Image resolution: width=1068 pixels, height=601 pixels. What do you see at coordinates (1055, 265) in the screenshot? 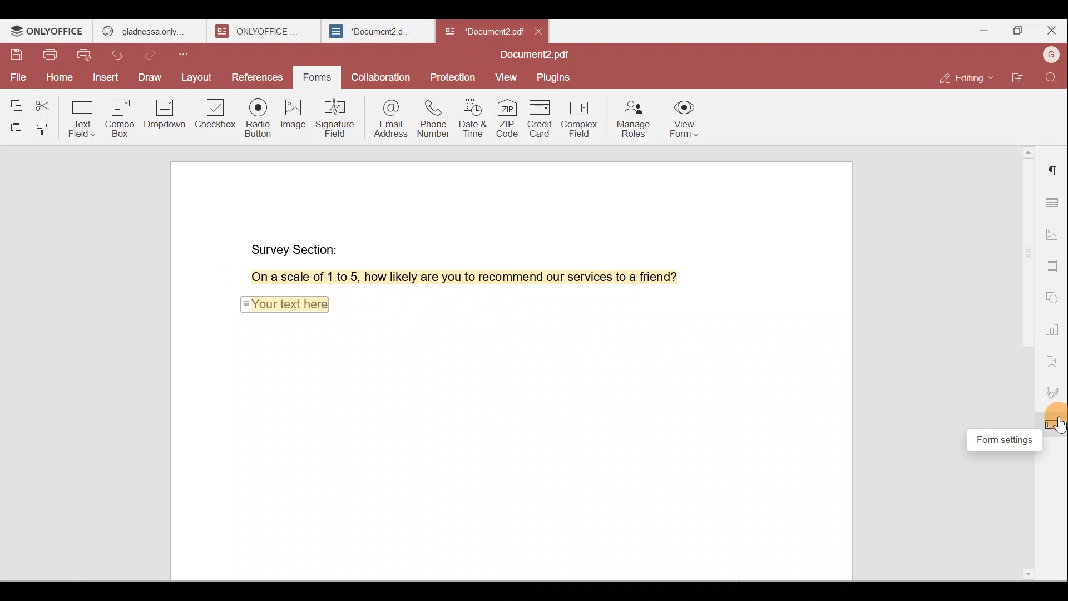
I see `Header & footer settings` at bounding box center [1055, 265].